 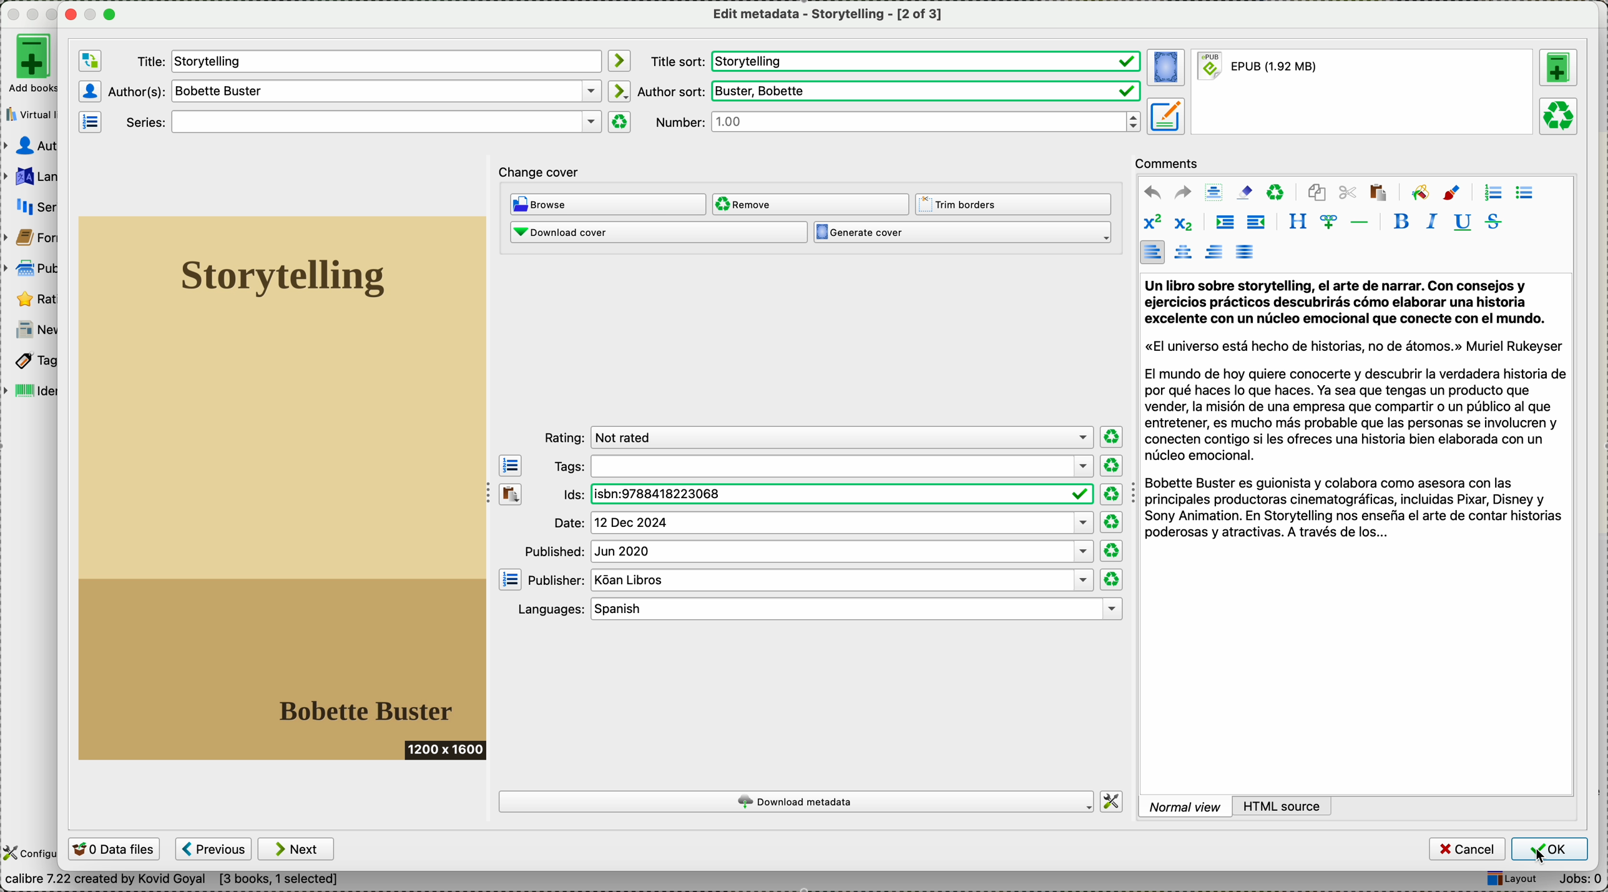 I want to click on OK, so click(x=1549, y=849).